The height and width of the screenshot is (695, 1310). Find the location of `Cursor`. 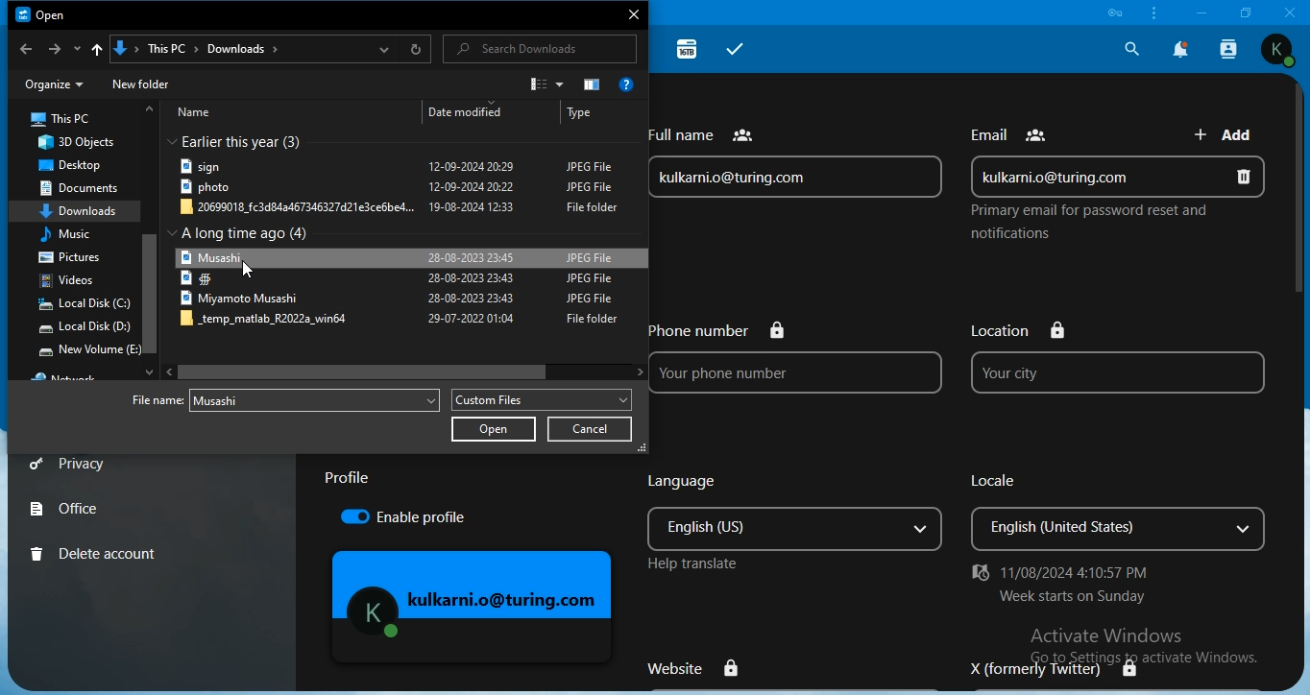

Cursor is located at coordinates (253, 268).